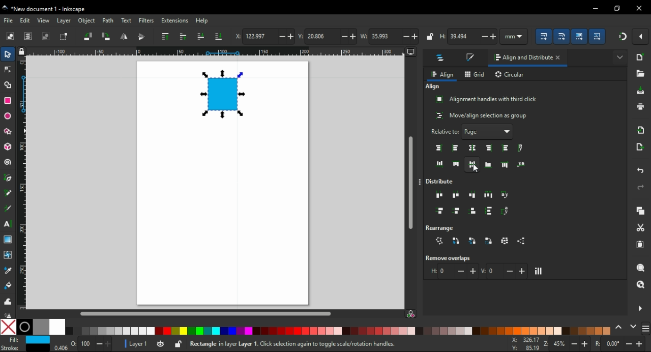 This screenshot has height=352, width=651. I want to click on spiral tool, so click(8, 162).